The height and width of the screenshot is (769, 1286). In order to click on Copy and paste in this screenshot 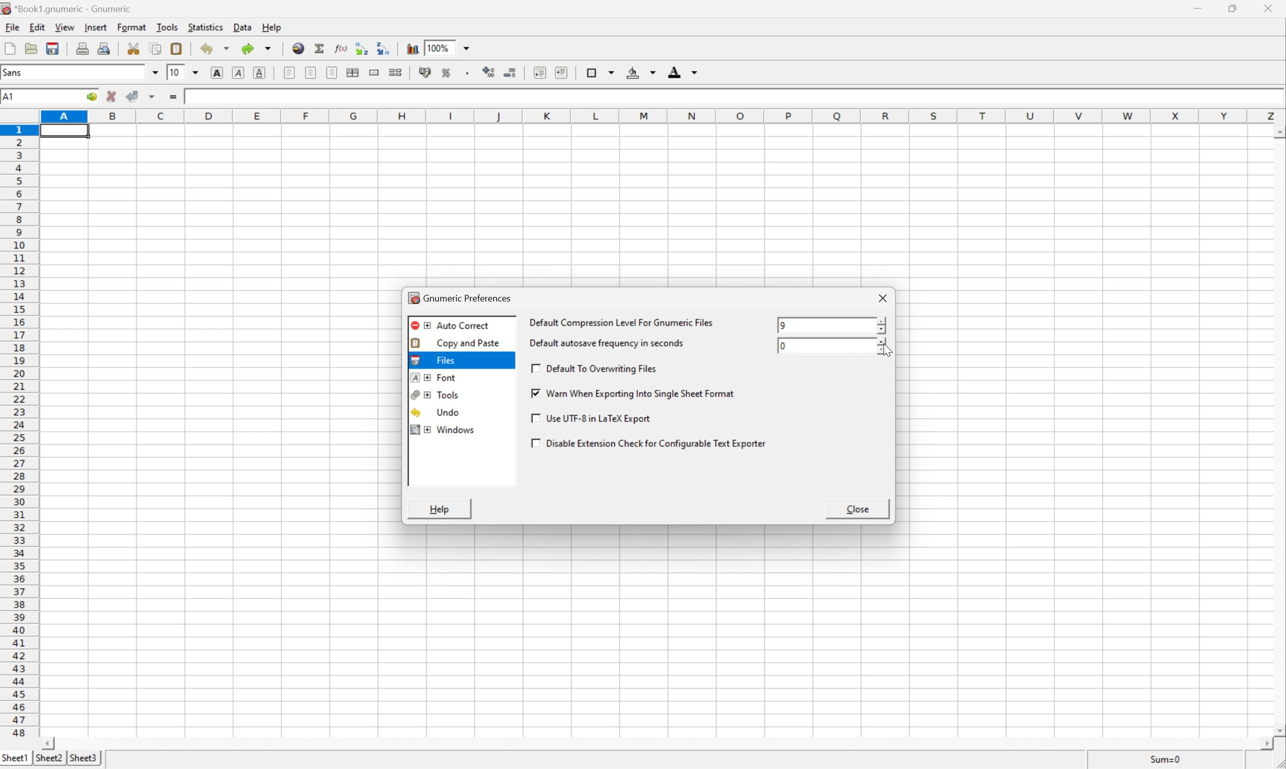, I will do `click(462, 342)`.